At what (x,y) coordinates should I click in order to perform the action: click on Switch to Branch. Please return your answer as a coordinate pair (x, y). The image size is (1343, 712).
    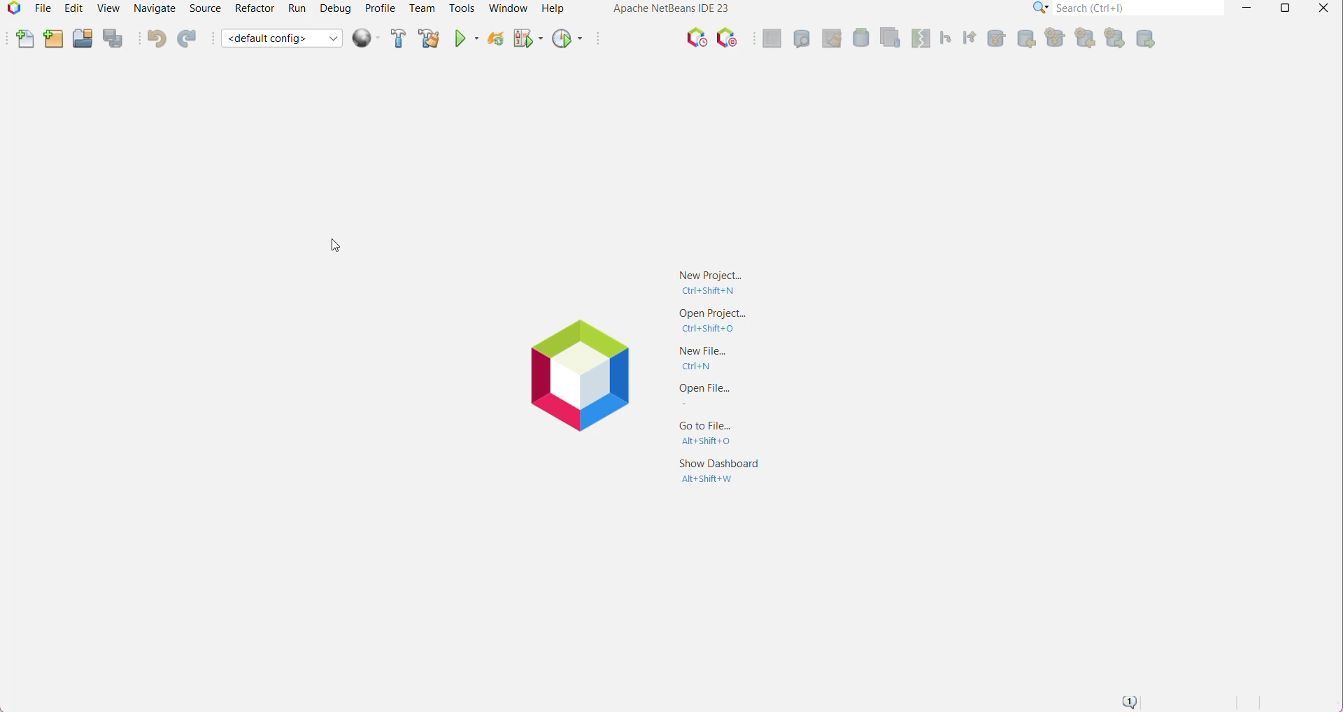
    Looking at the image, I should click on (969, 37).